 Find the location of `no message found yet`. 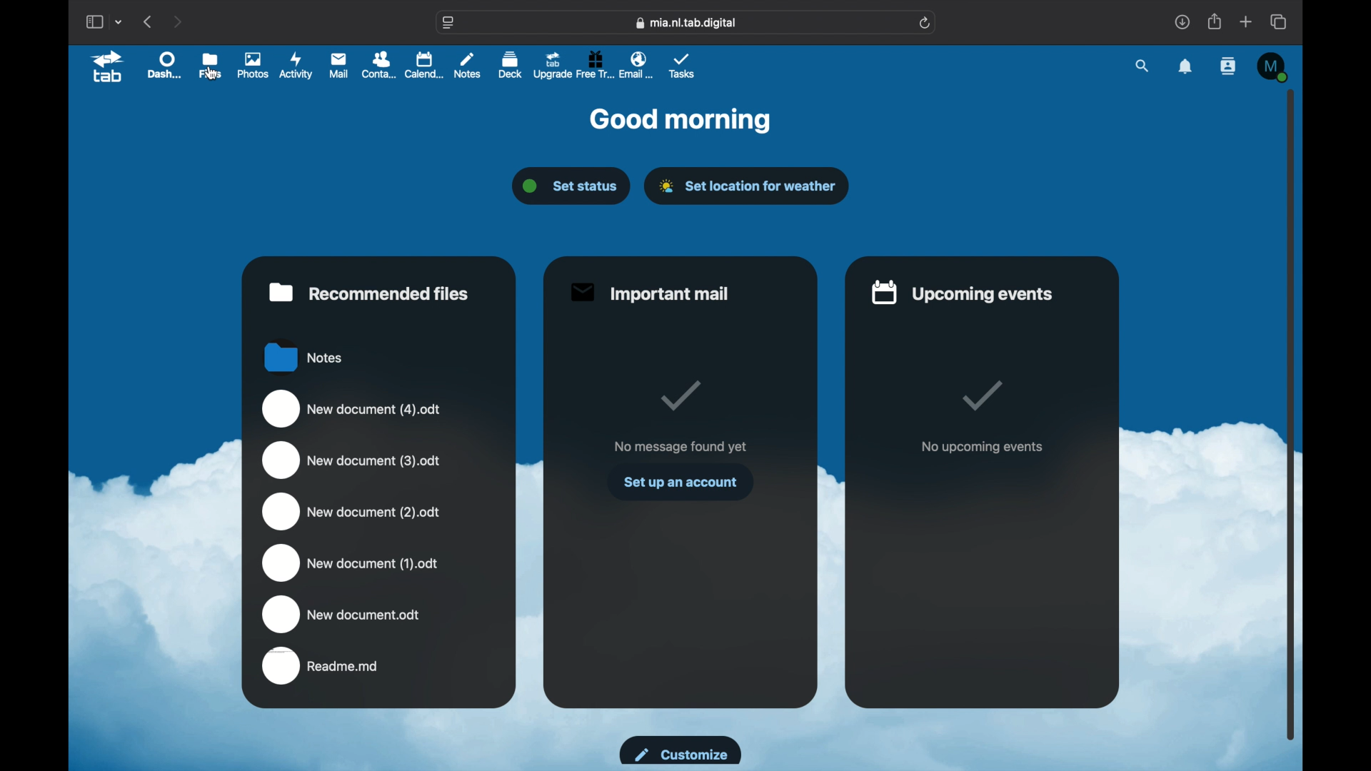

no message found yet is located at coordinates (681, 446).